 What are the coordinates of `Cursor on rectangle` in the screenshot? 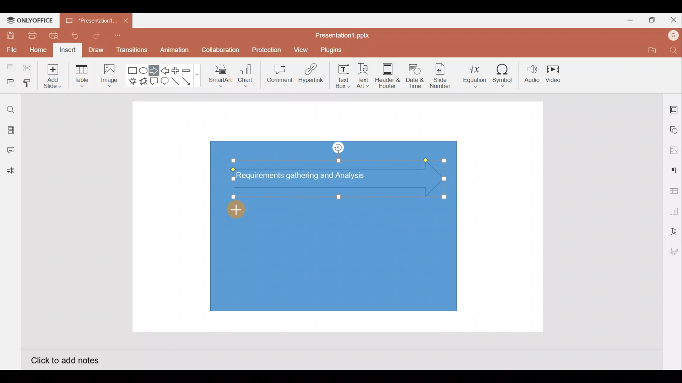 It's located at (241, 211).